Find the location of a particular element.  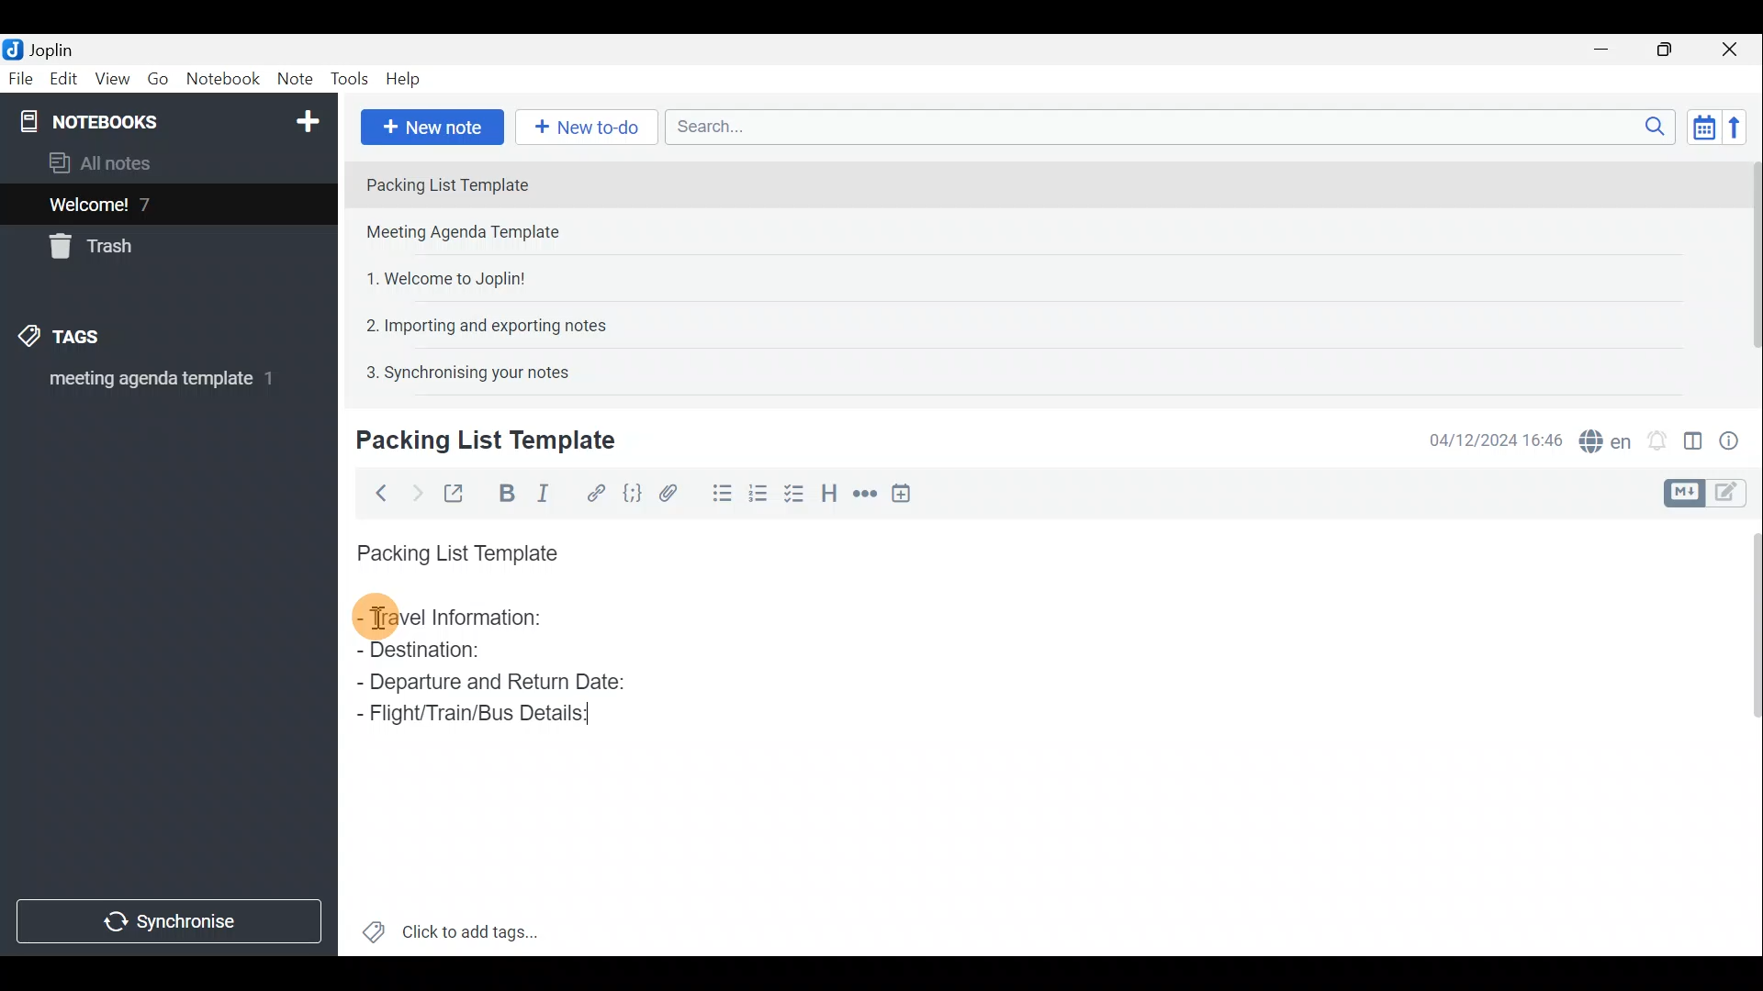

Italic is located at coordinates (550, 493).